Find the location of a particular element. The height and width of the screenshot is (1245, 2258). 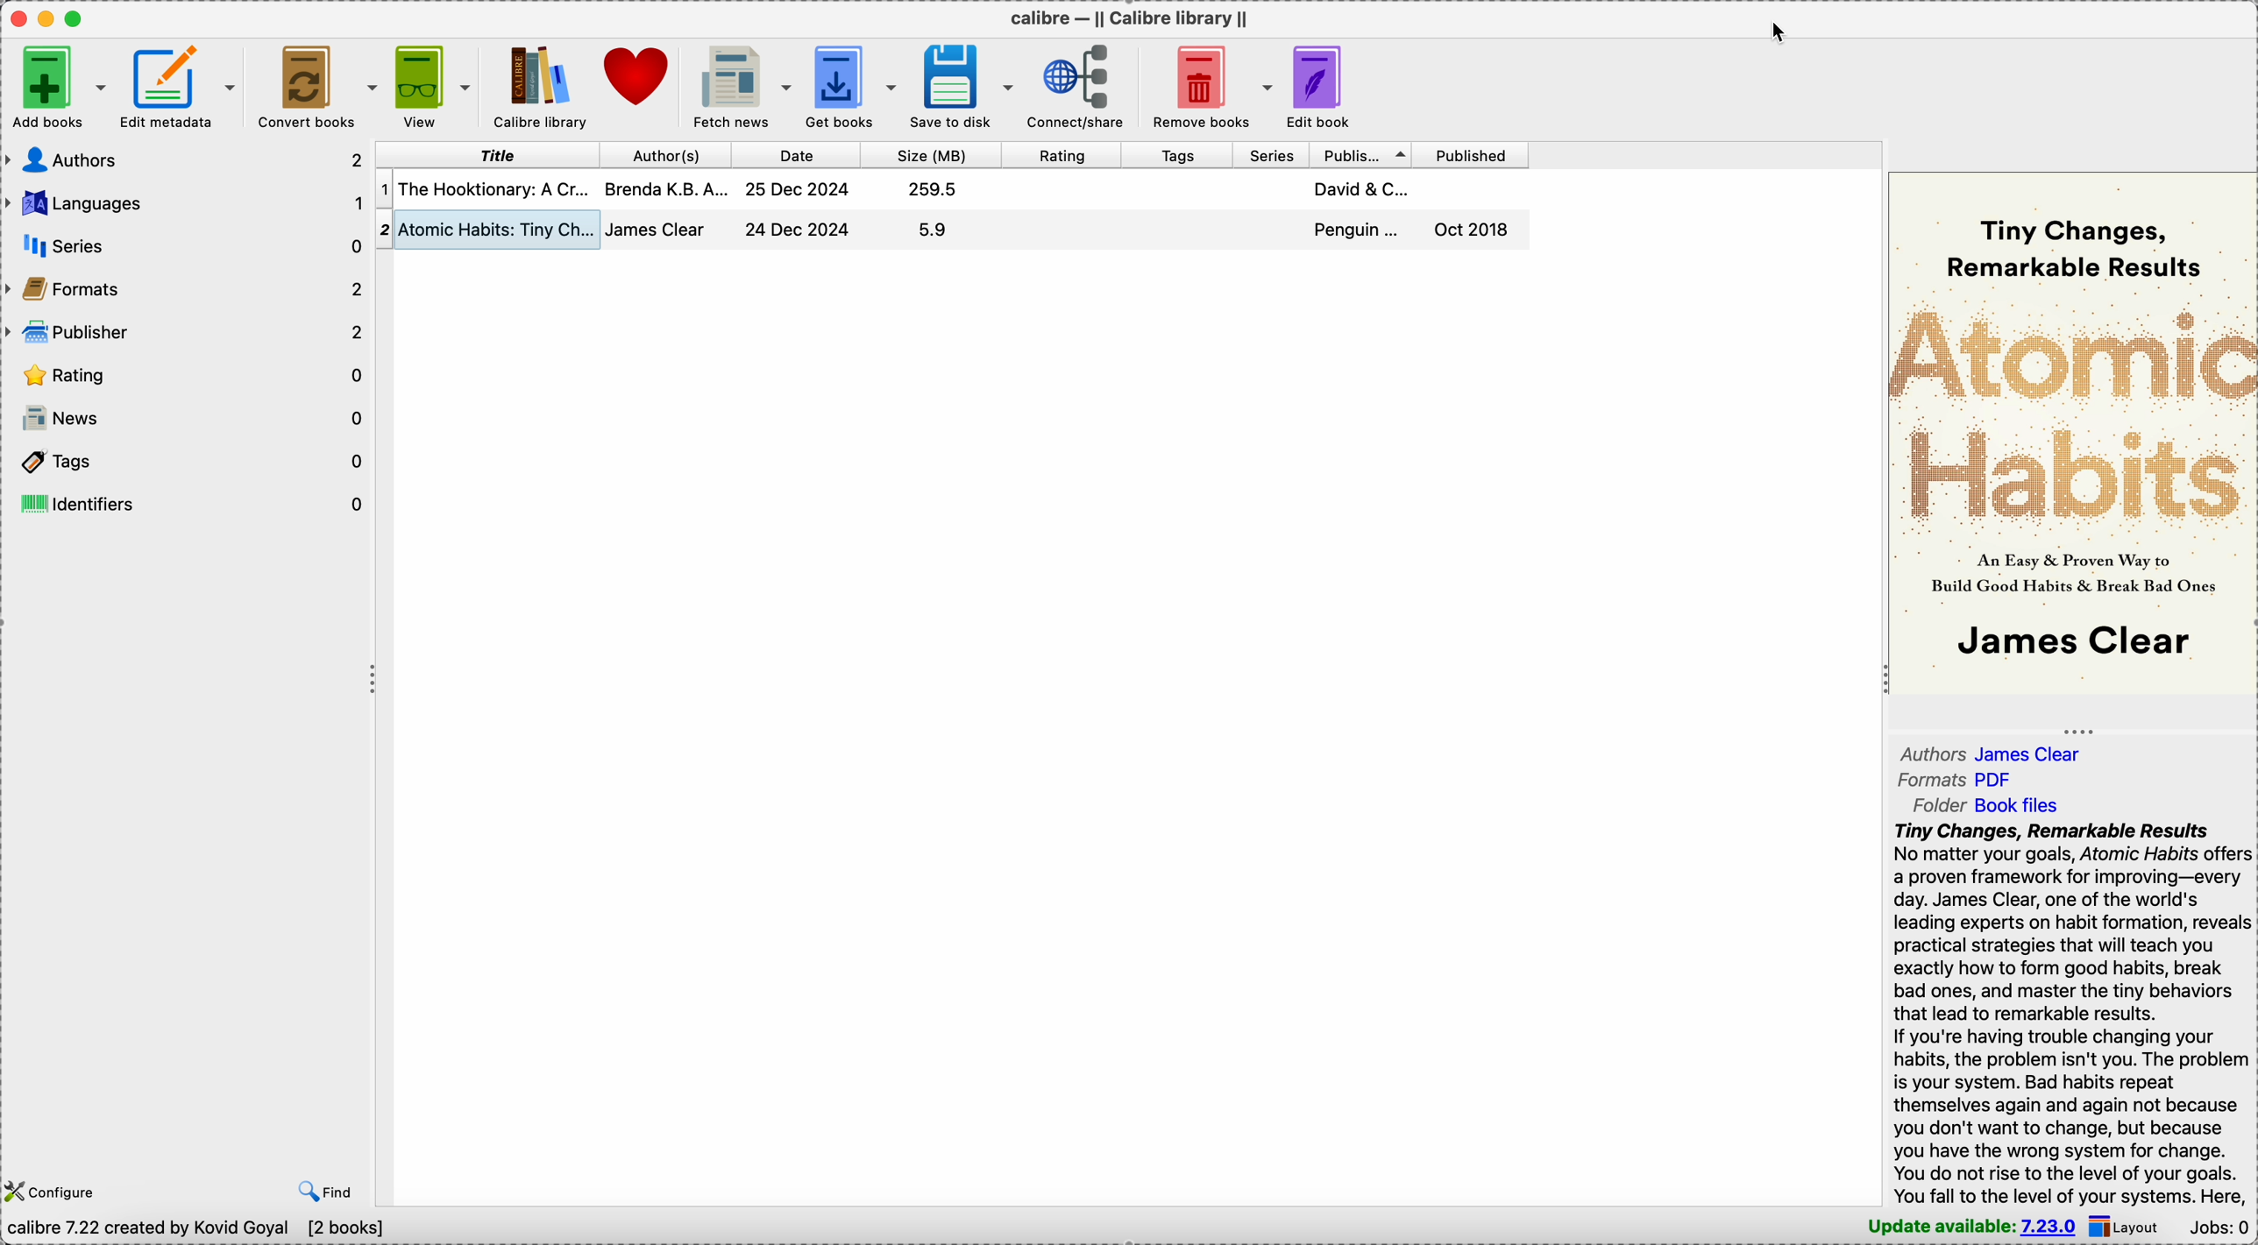

james clear is located at coordinates (2077, 641).